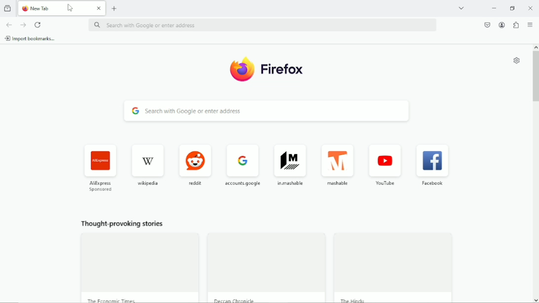  Describe the element at coordinates (386, 167) in the screenshot. I see `YouTube` at that location.